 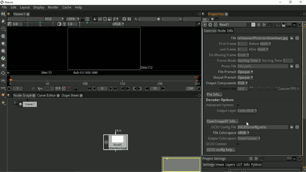 What do you see at coordinates (3, 58) in the screenshot?
I see `Keyer` at bounding box center [3, 58].